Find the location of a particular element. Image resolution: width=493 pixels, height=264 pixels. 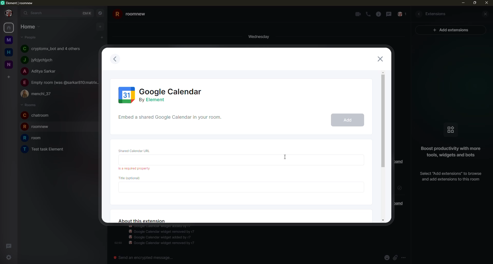

add is located at coordinates (9, 77).